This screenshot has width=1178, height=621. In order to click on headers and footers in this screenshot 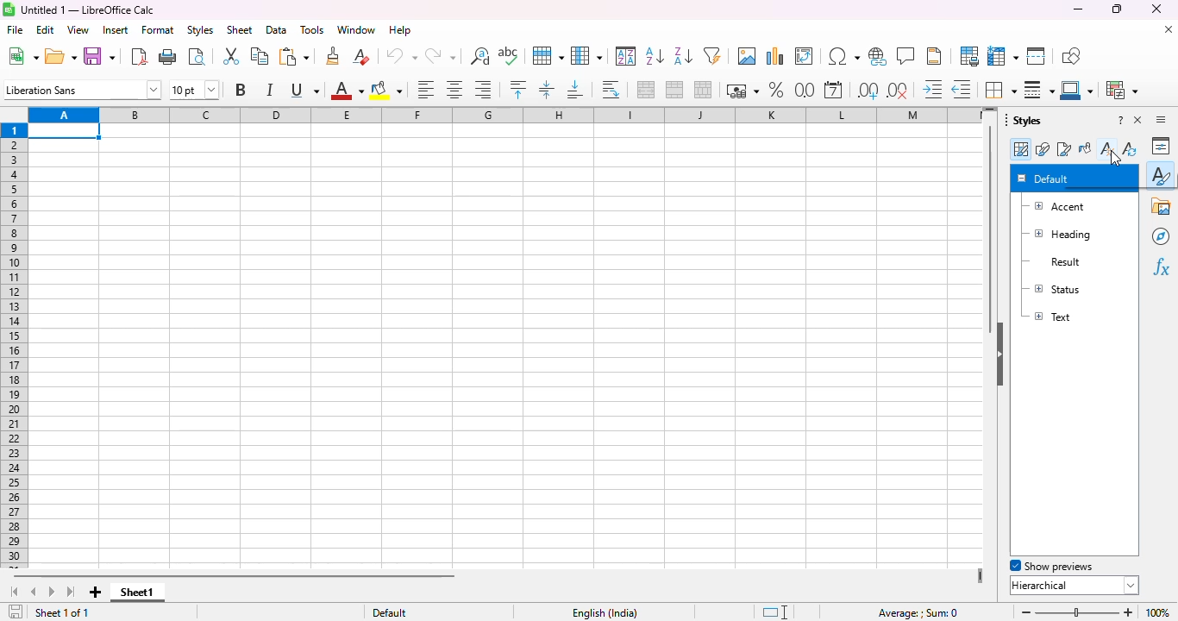, I will do `click(934, 56)`.